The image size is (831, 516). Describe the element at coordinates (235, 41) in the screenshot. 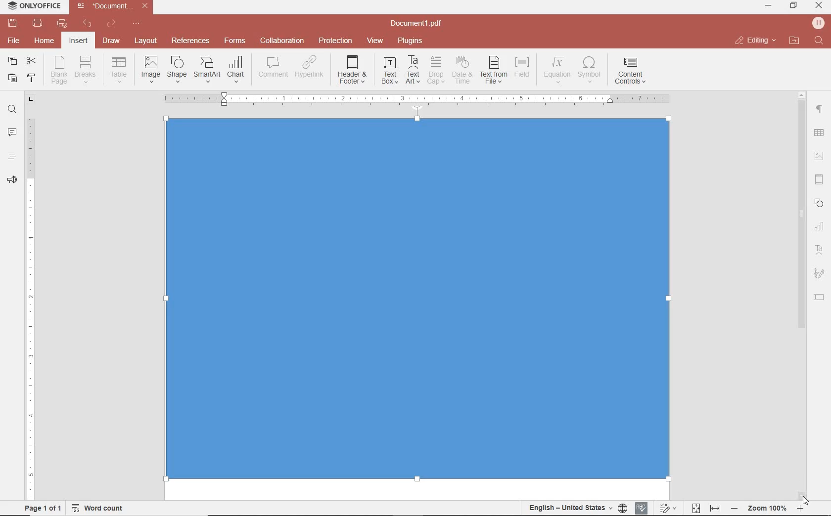

I see `forms` at that location.